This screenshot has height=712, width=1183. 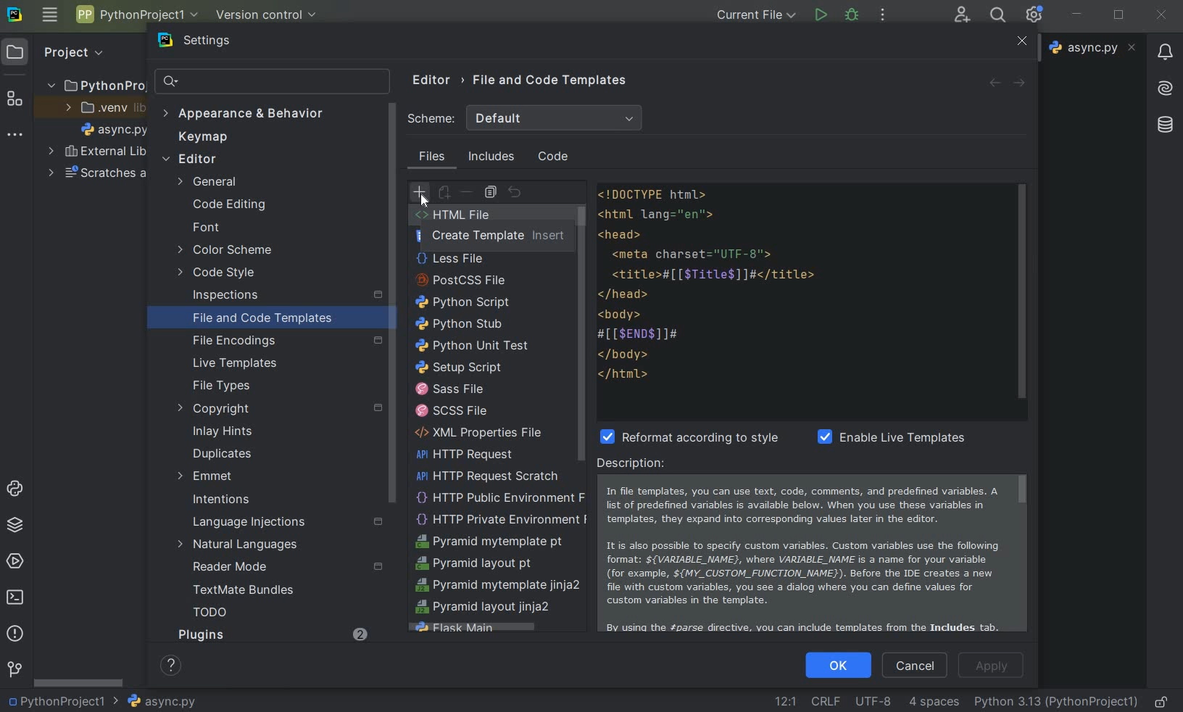 What do you see at coordinates (709, 290) in the screenshot?
I see `codes` at bounding box center [709, 290].